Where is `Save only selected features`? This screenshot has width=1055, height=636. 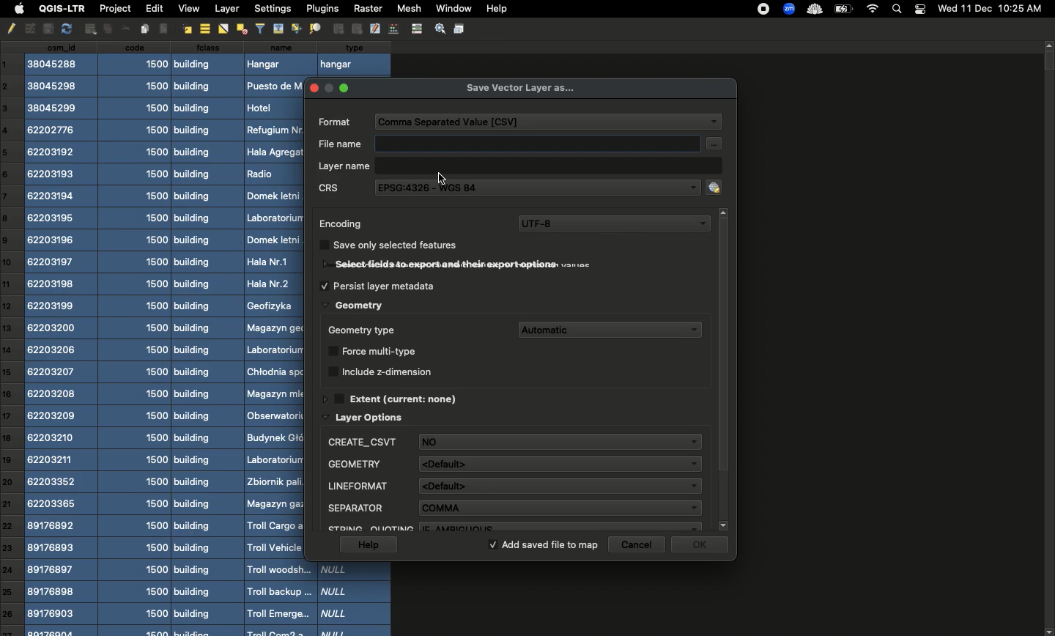 Save only selected features is located at coordinates (399, 245).